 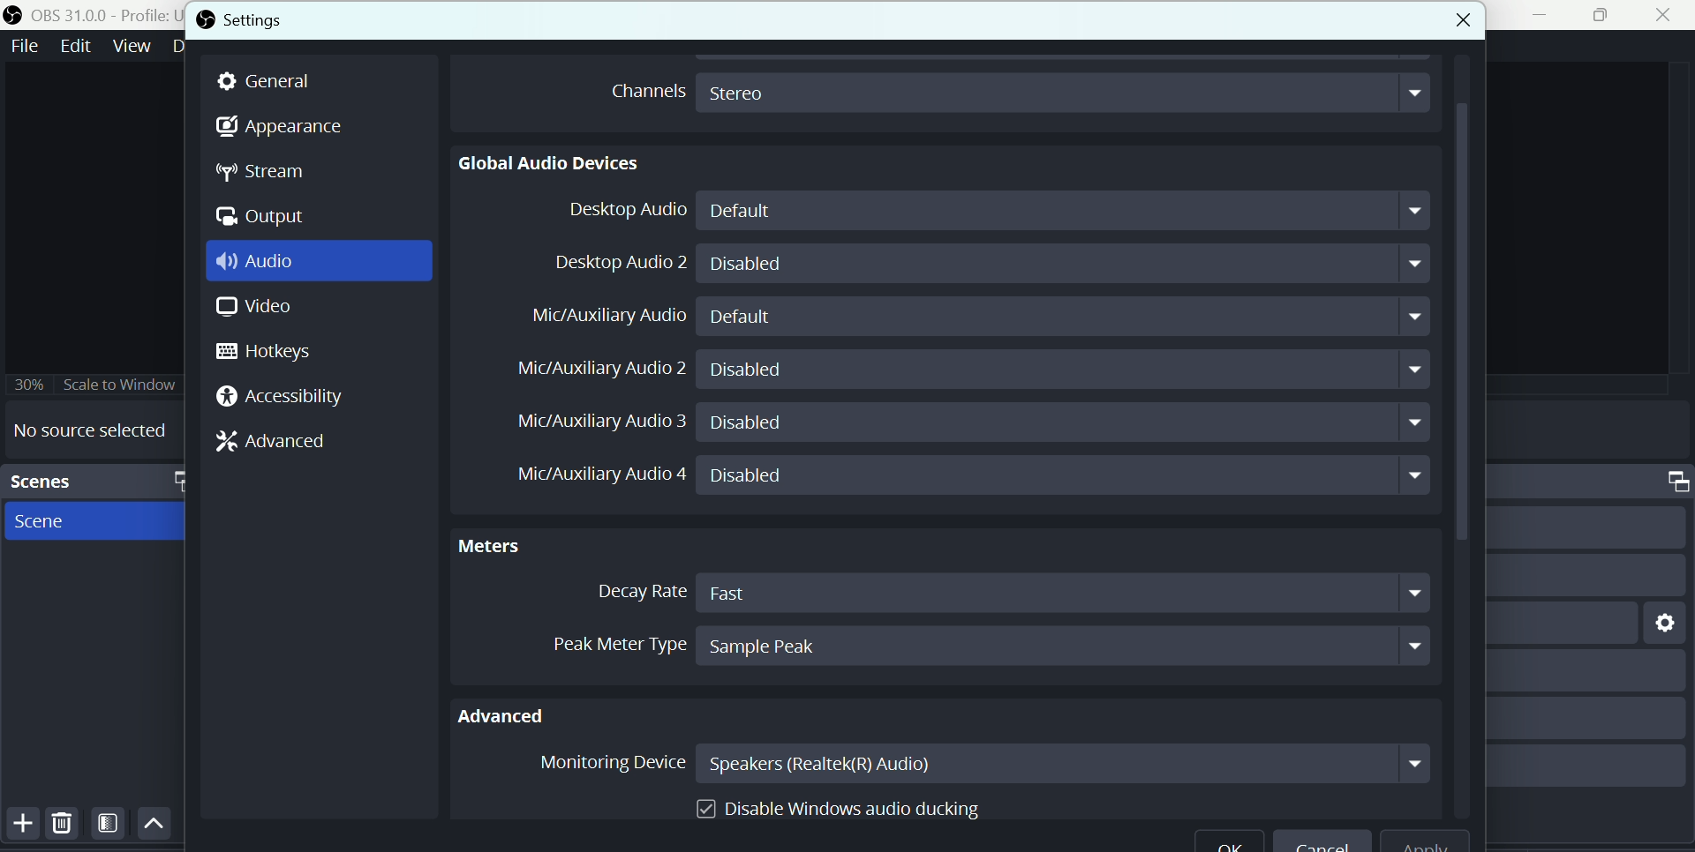 I want to click on Disable Windows audio ducking, so click(x=841, y=804).